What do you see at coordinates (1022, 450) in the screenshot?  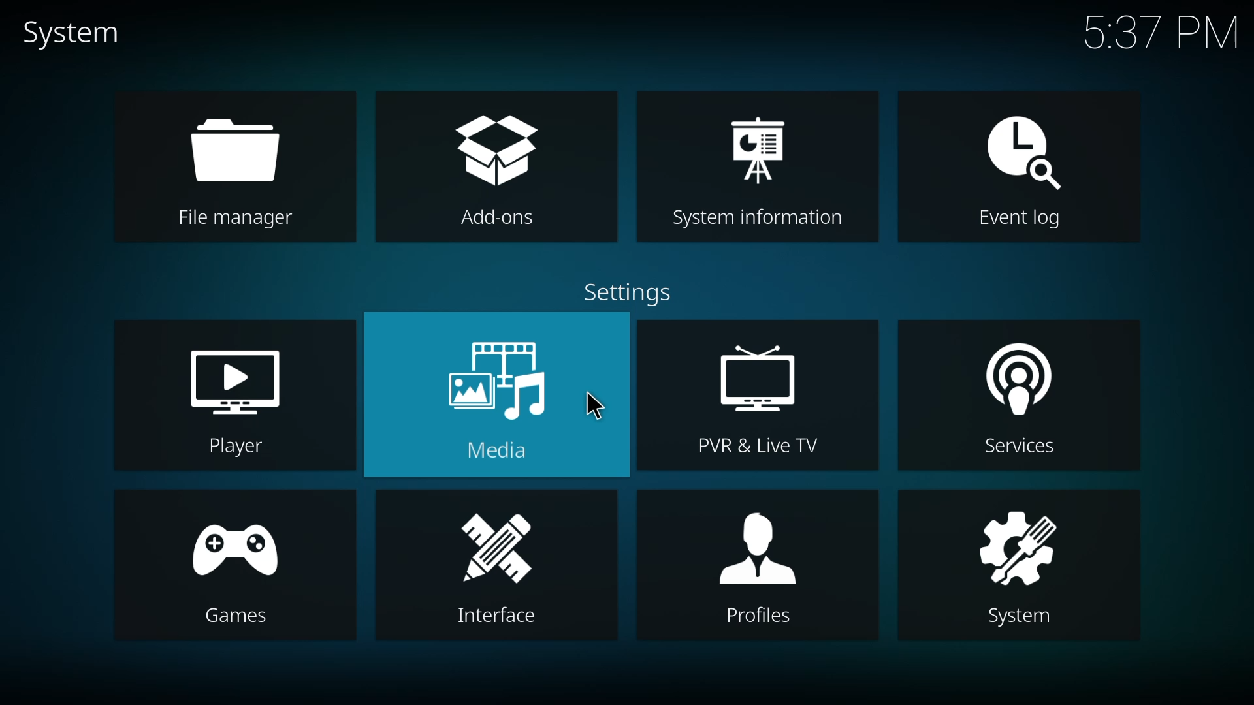 I see `Services` at bounding box center [1022, 450].